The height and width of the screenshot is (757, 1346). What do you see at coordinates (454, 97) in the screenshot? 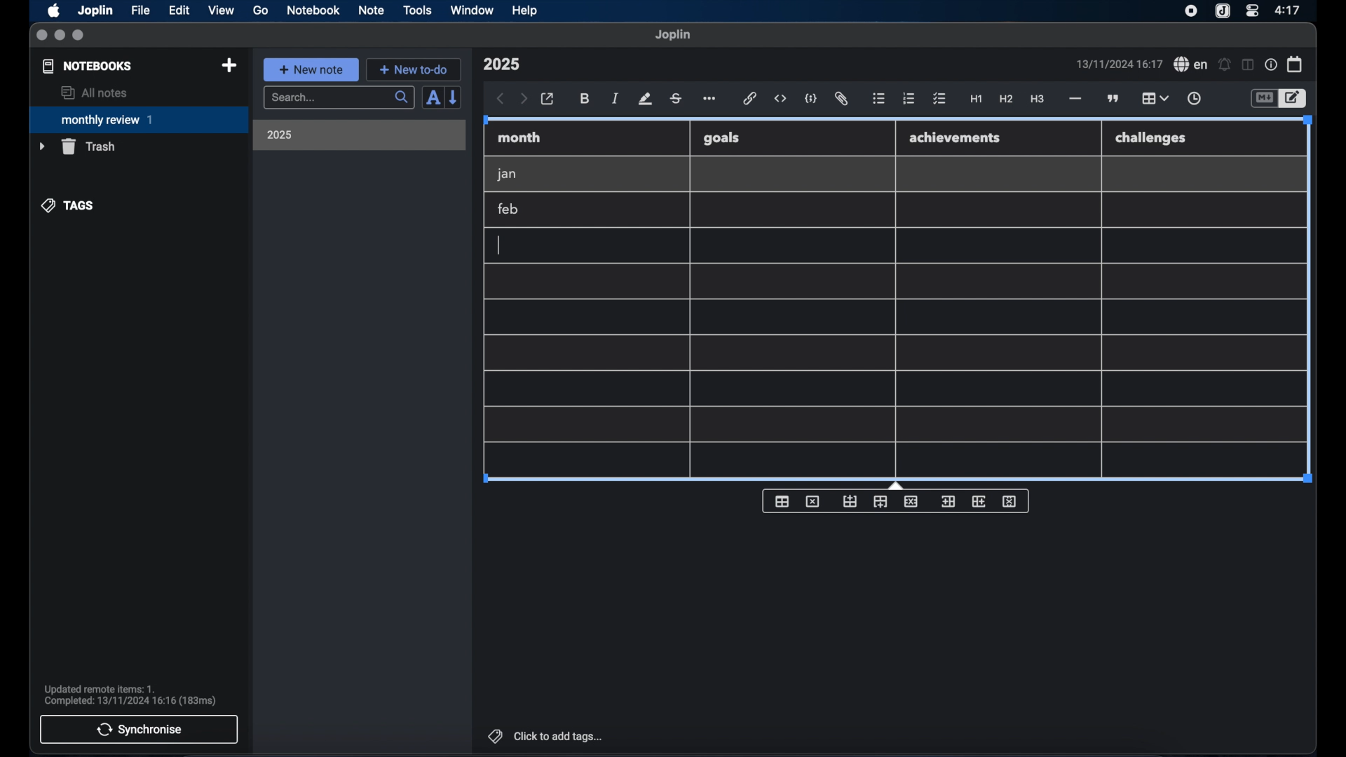
I see `reverse sort order` at bounding box center [454, 97].